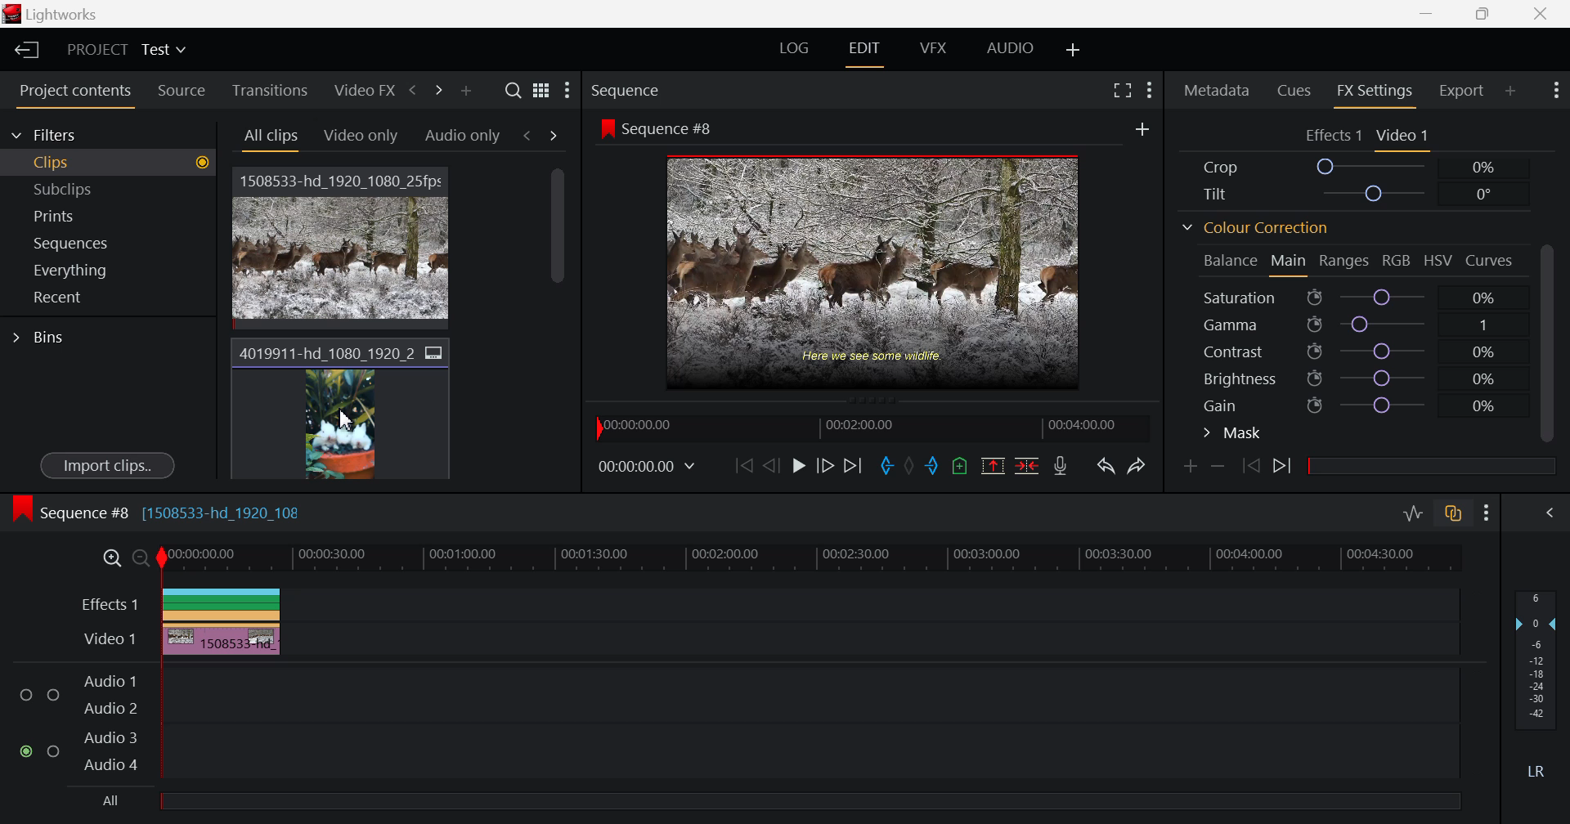 The width and height of the screenshot is (1570, 824). What do you see at coordinates (1357, 325) in the screenshot?
I see `Gamma` at bounding box center [1357, 325].